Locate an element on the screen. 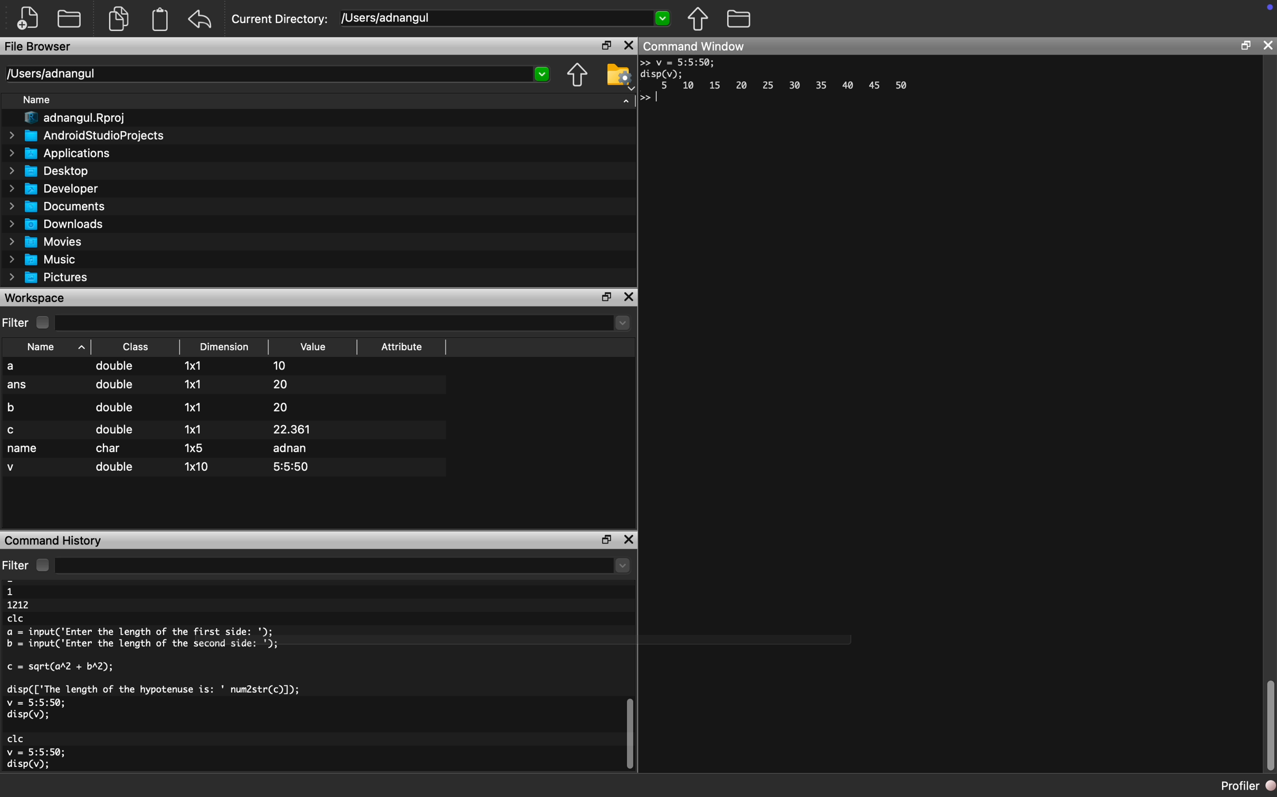 This screenshot has width=1277, height=797. scroll bar is located at coordinates (630, 732).